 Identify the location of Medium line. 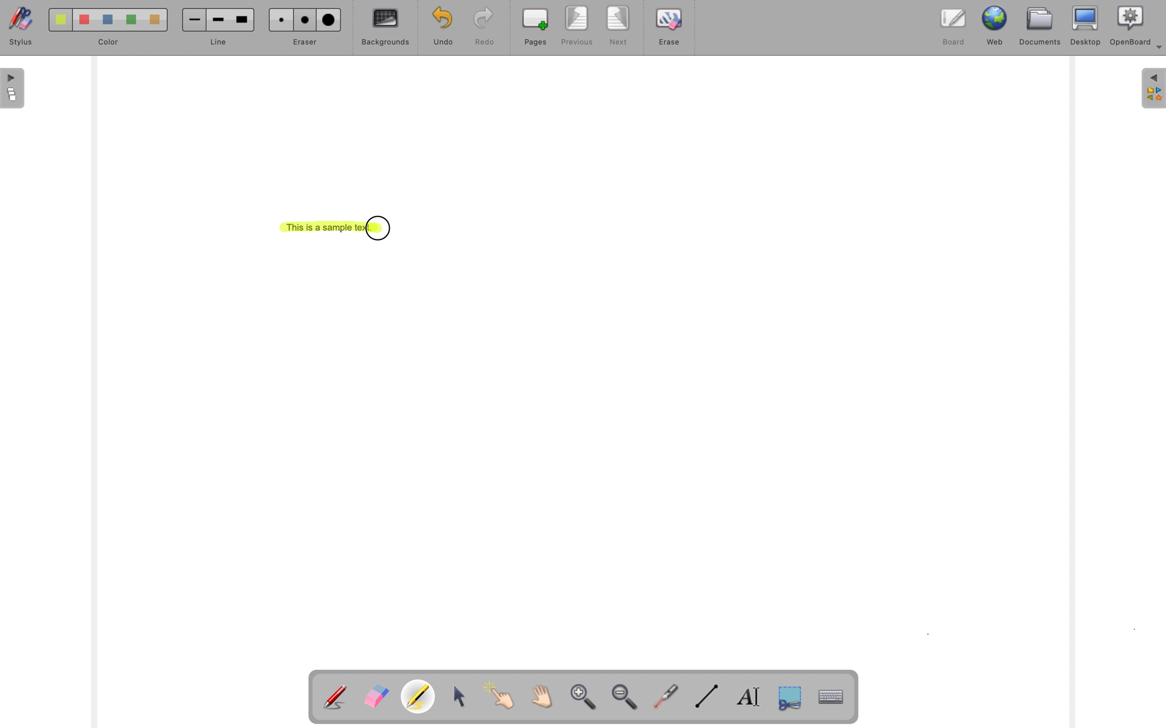
(219, 20).